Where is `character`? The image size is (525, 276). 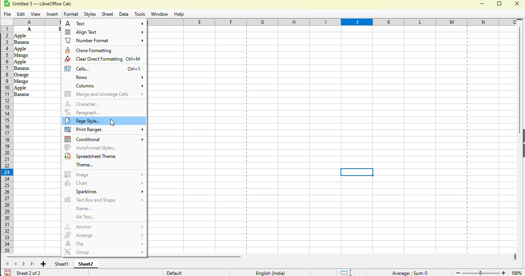
character is located at coordinates (82, 104).